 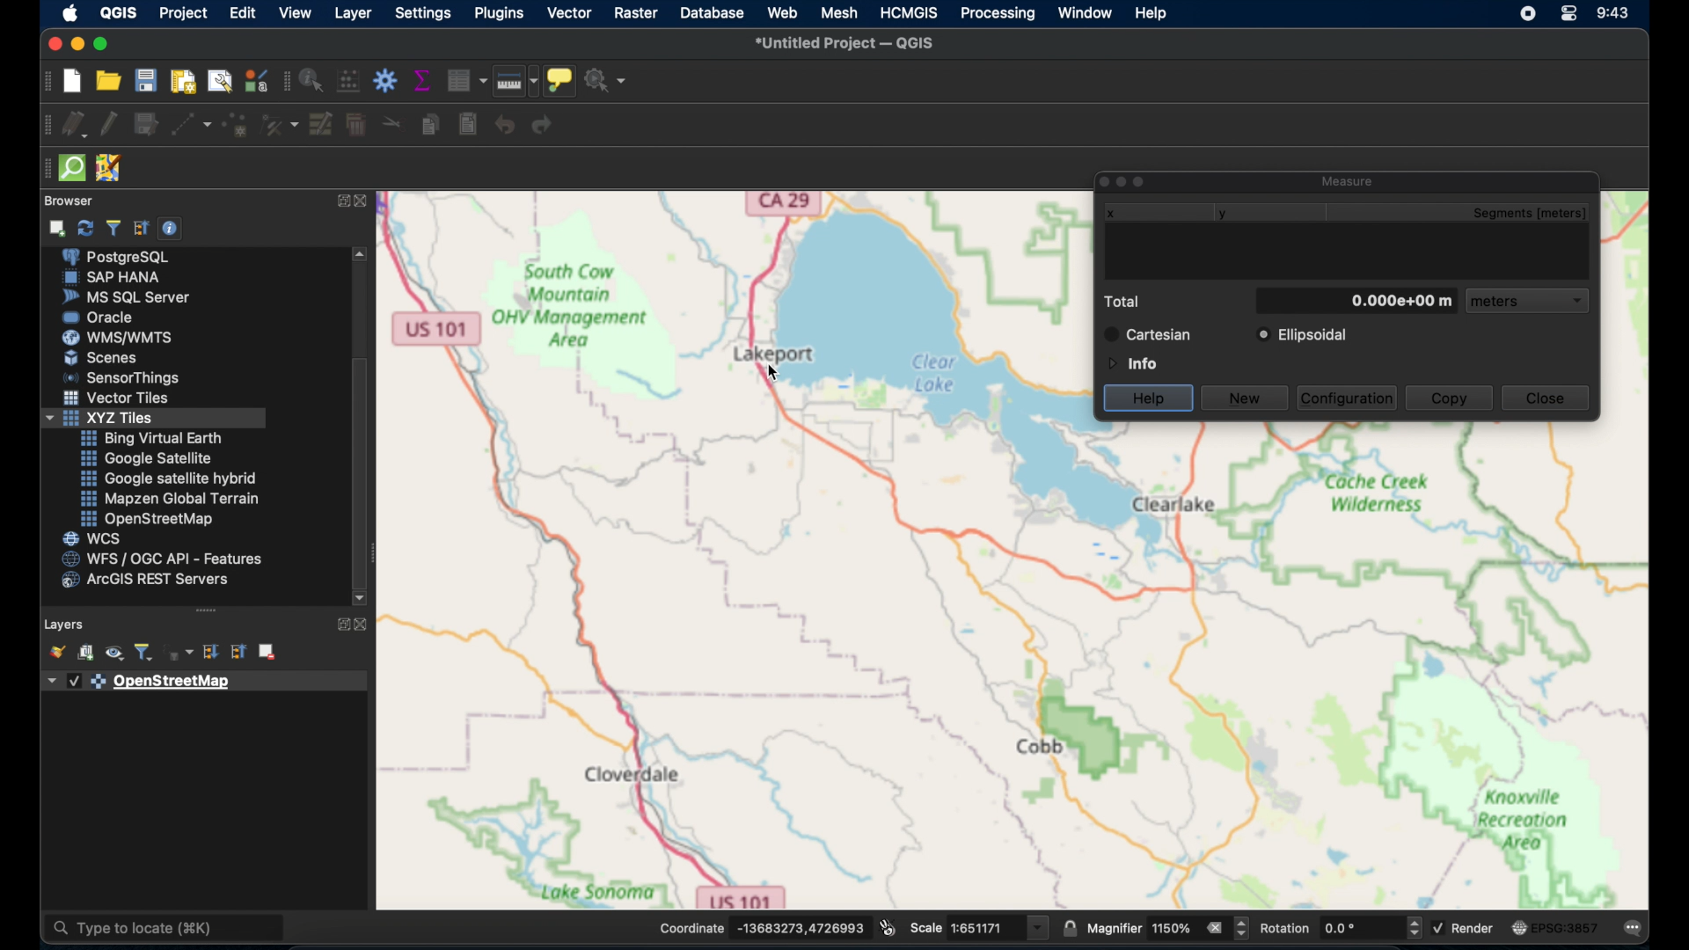 What do you see at coordinates (119, 12) in the screenshot?
I see `QGIS` at bounding box center [119, 12].